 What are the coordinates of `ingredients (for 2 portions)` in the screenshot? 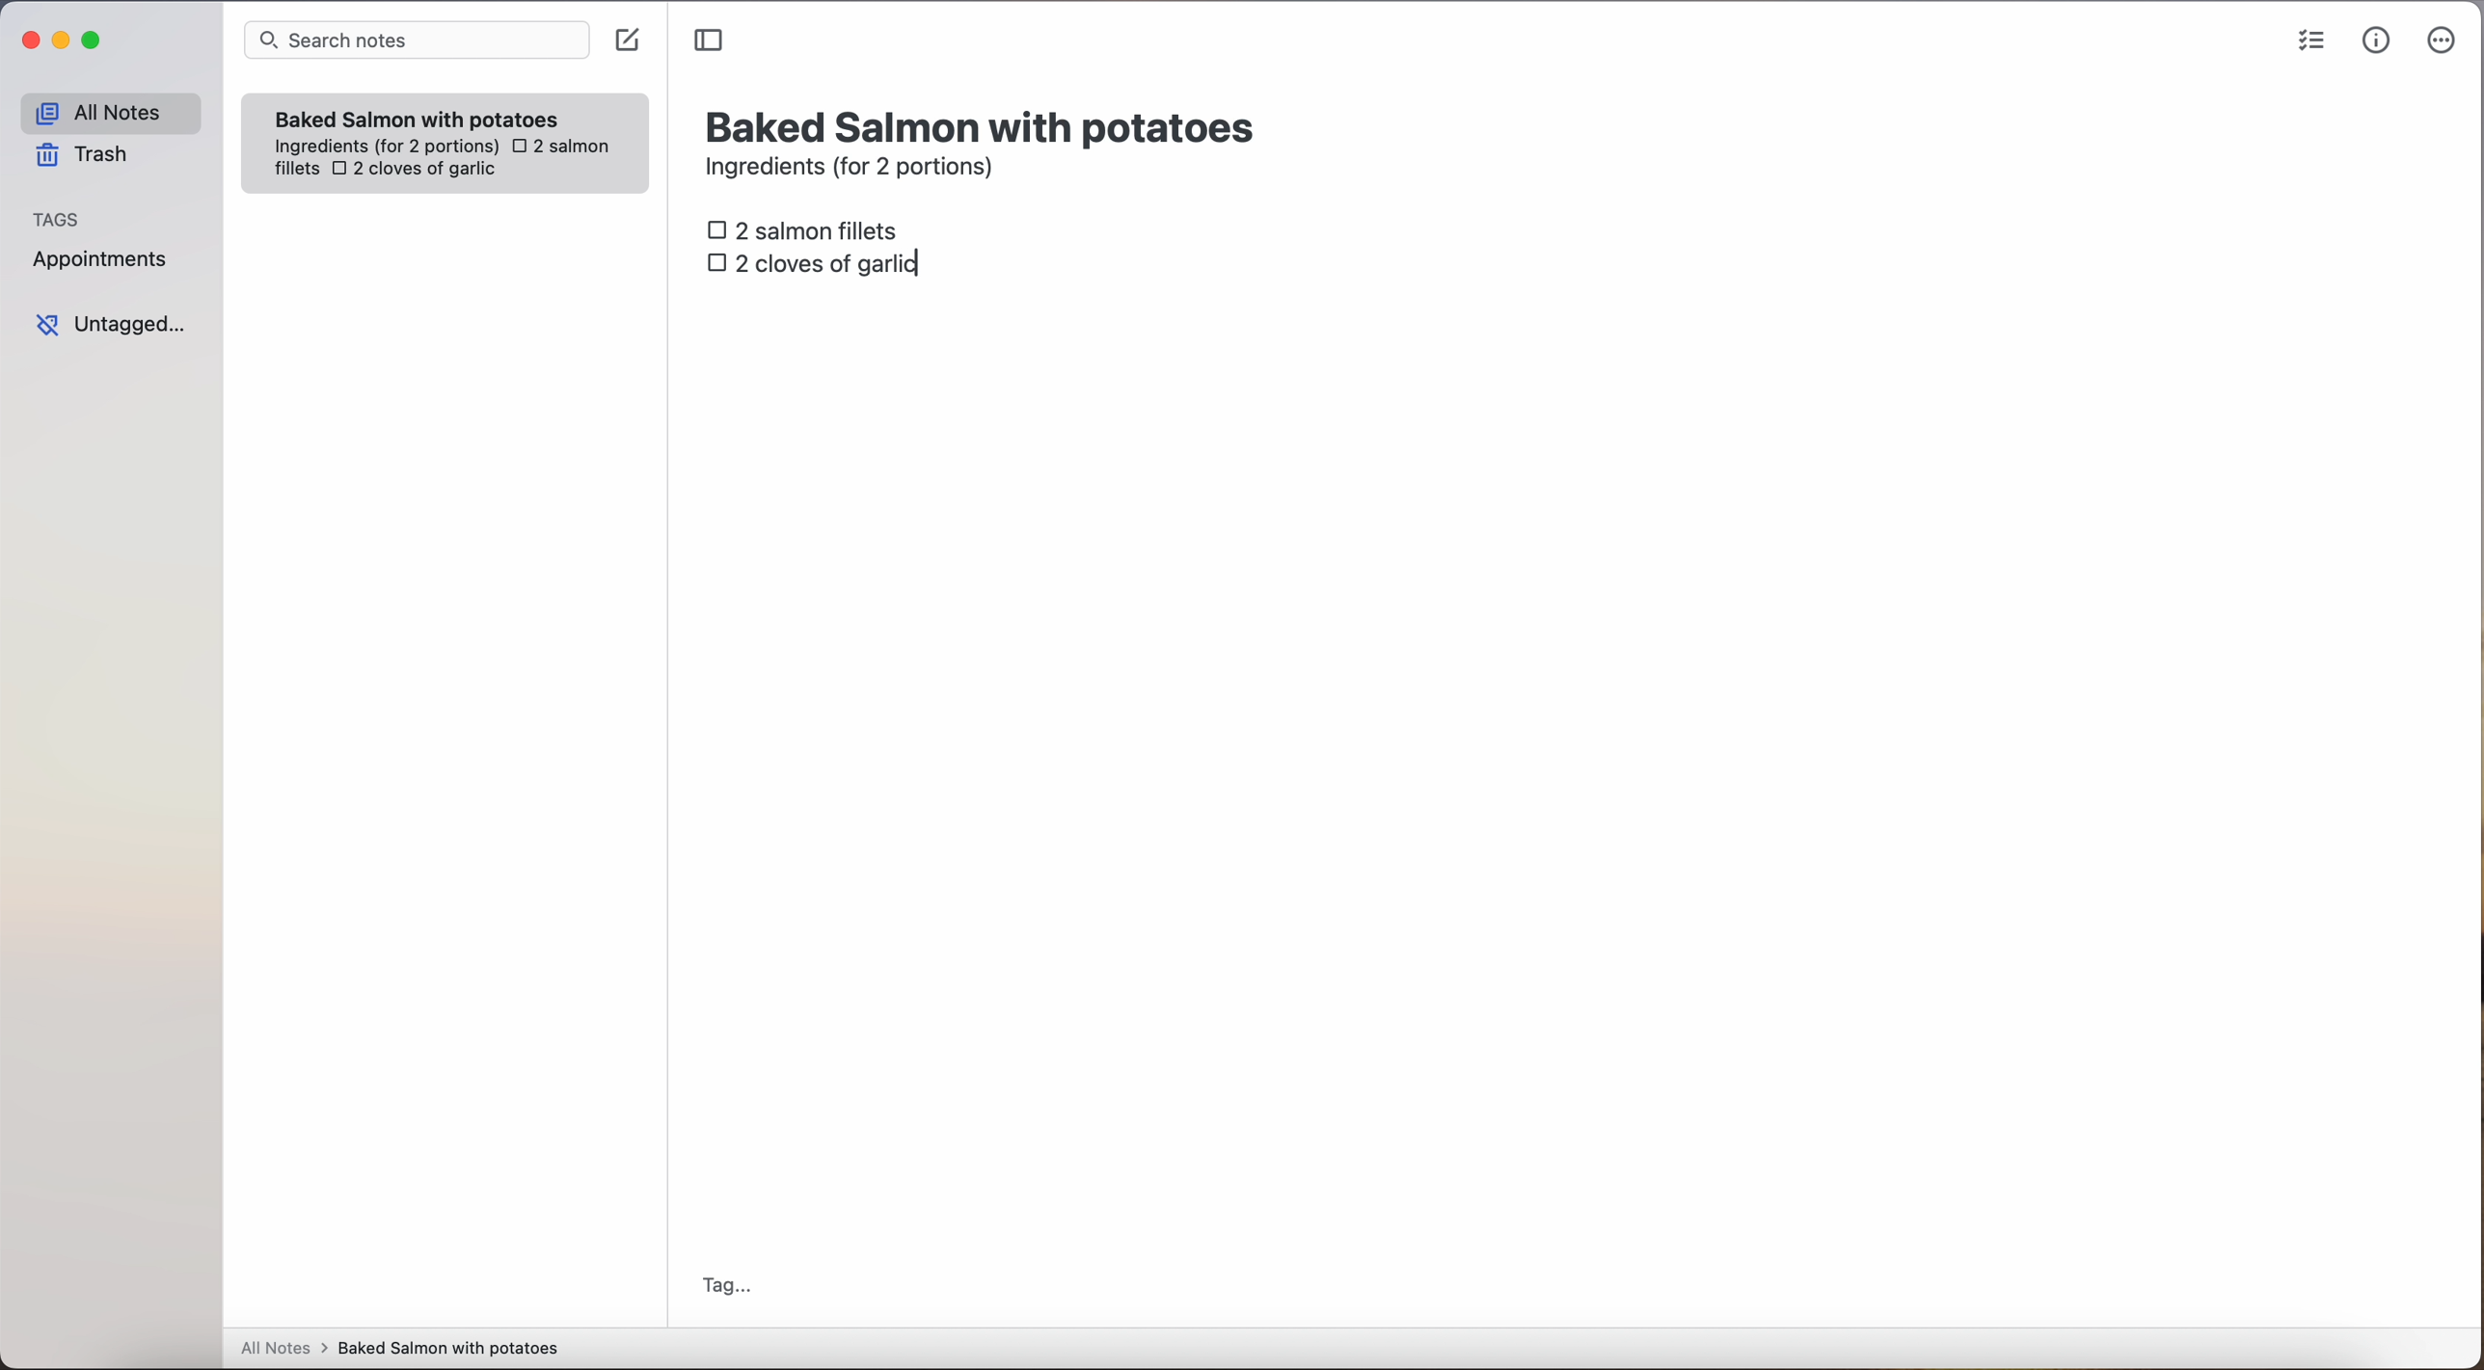 It's located at (855, 170).